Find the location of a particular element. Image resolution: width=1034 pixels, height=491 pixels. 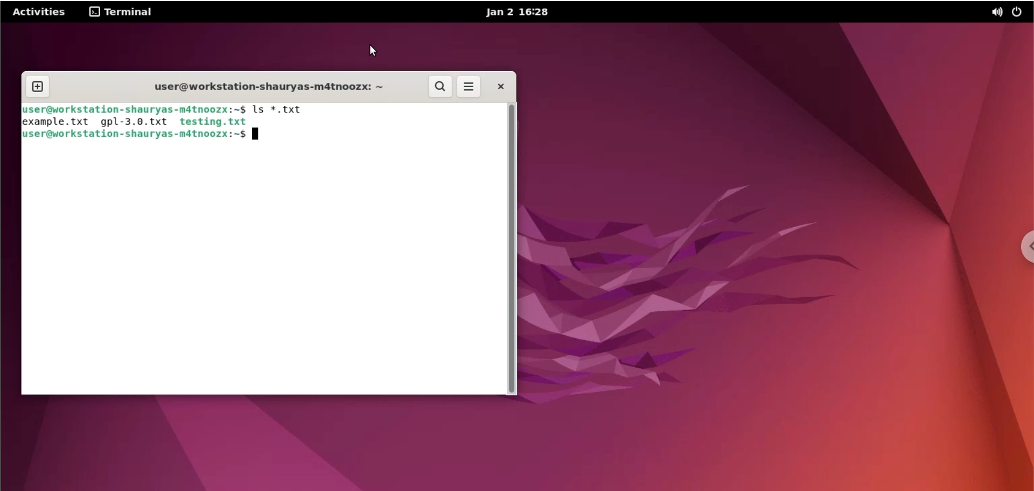

user@workstation-shauryas-m4tnoozx: ~ is located at coordinates (260, 86).